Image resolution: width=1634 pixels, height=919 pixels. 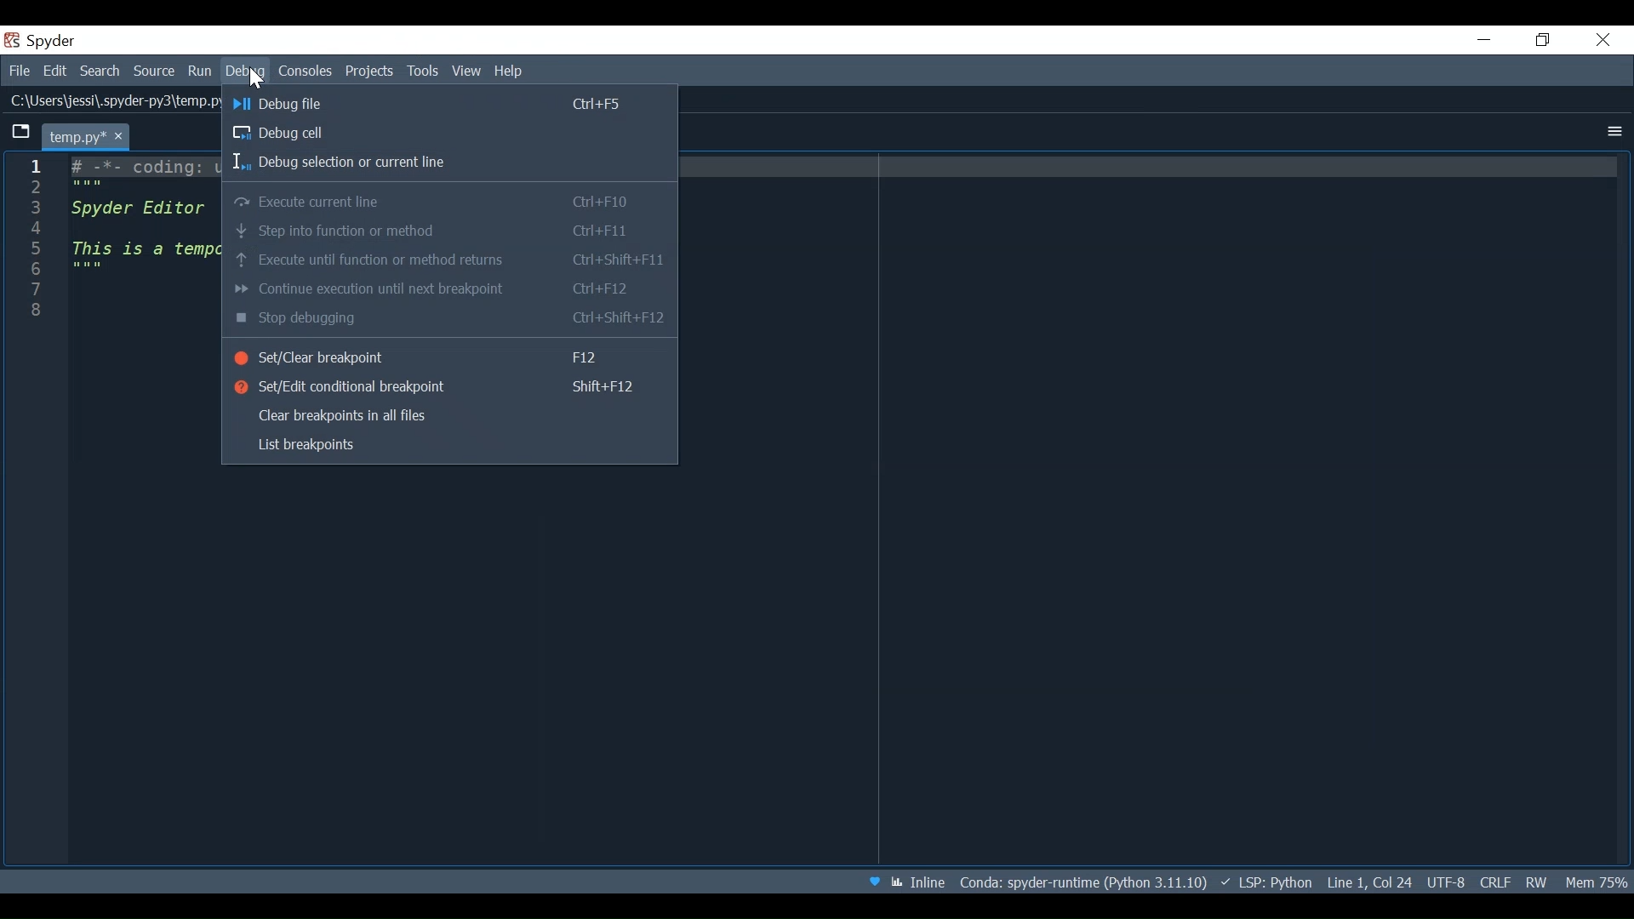 What do you see at coordinates (154, 72) in the screenshot?
I see `Source` at bounding box center [154, 72].